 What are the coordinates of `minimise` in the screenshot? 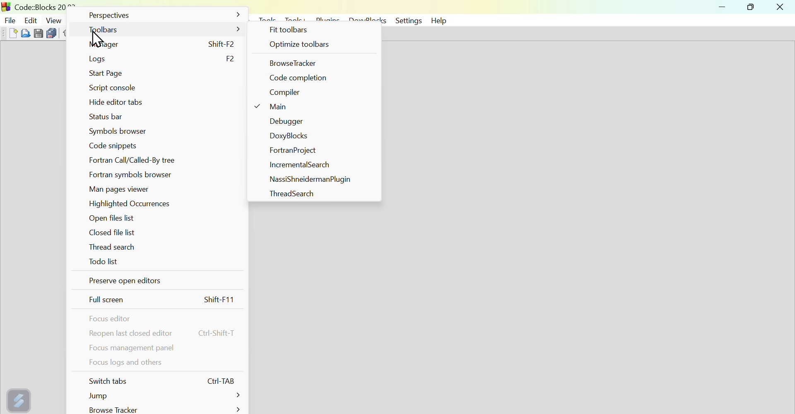 It's located at (723, 8).